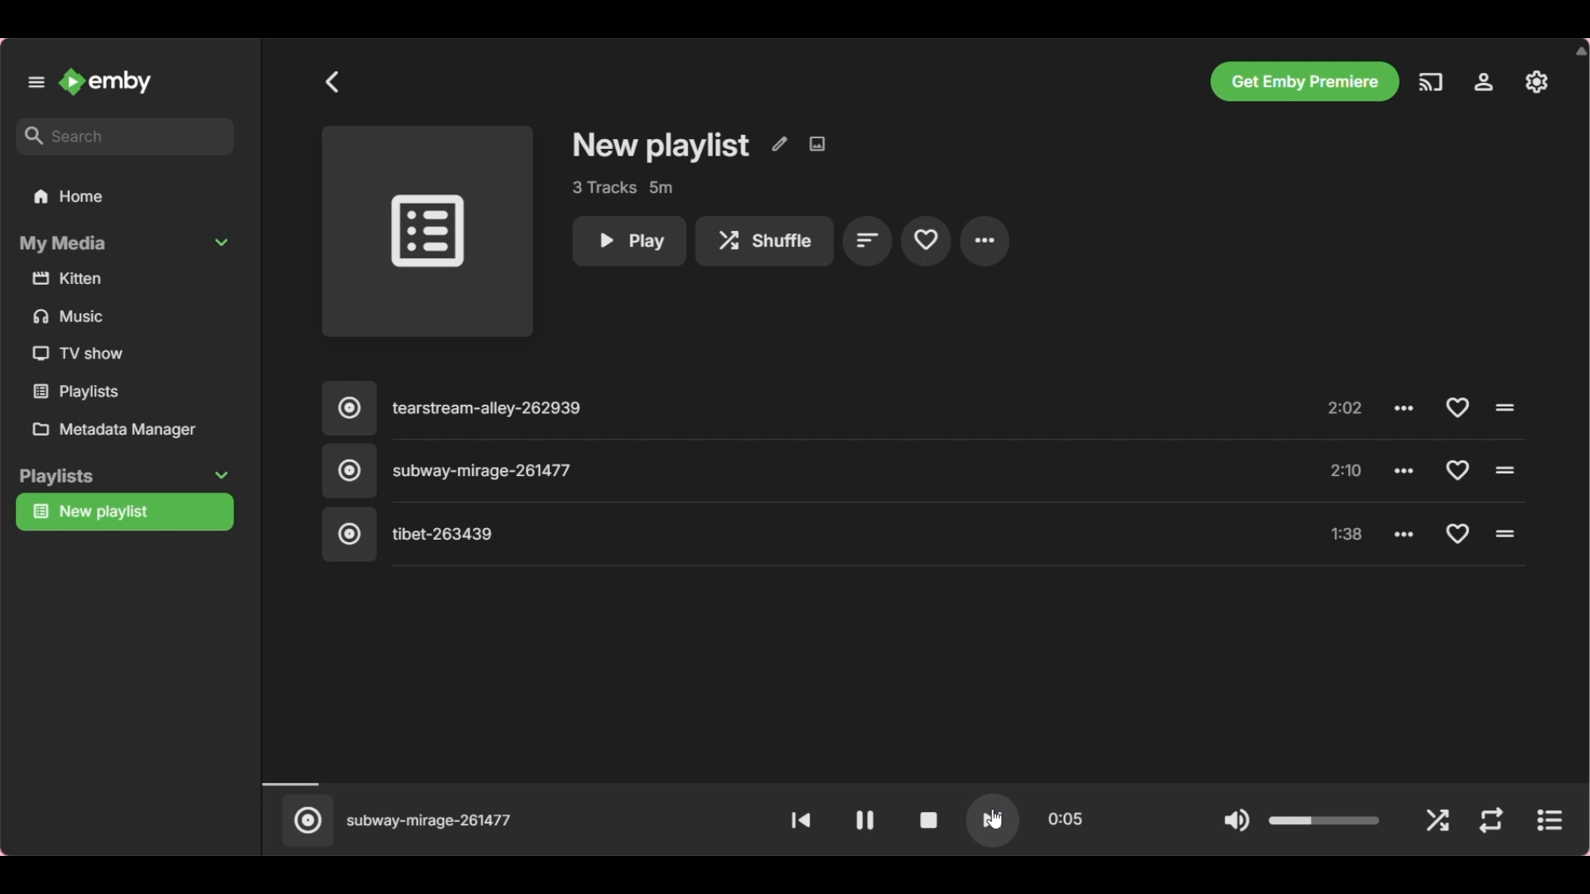 The image size is (1590, 894). What do you see at coordinates (1436, 821) in the screenshot?
I see `Shuffle` at bounding box center [1436, 821].